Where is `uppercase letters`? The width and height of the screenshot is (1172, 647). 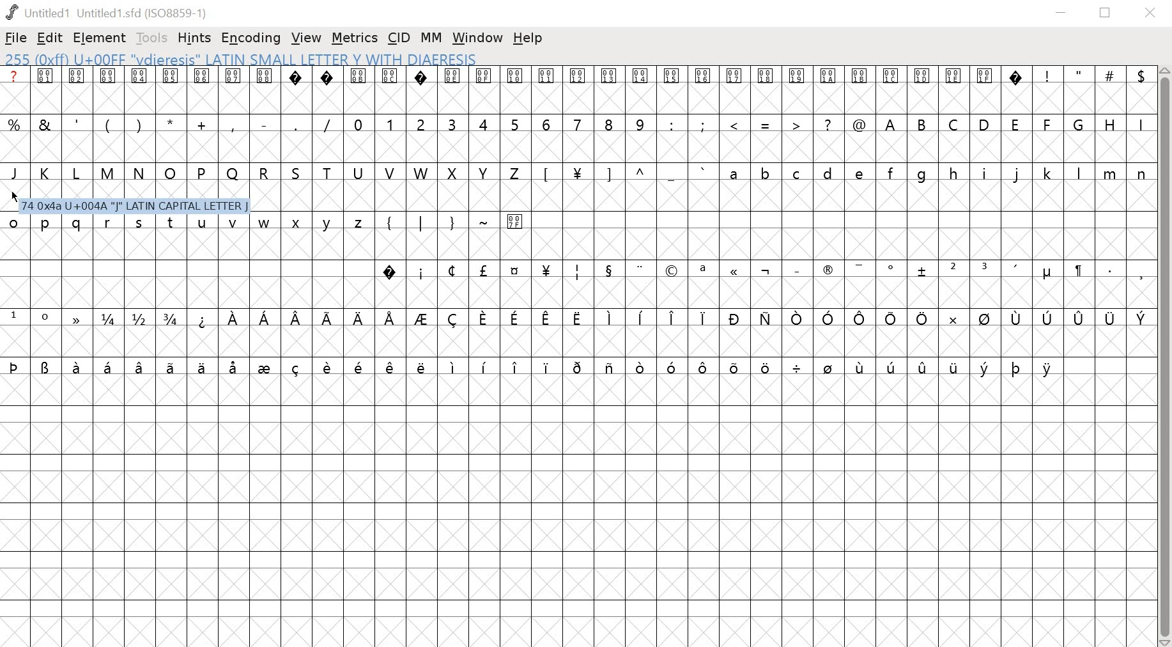 uppercase letters is located at coordinates (261, 173).